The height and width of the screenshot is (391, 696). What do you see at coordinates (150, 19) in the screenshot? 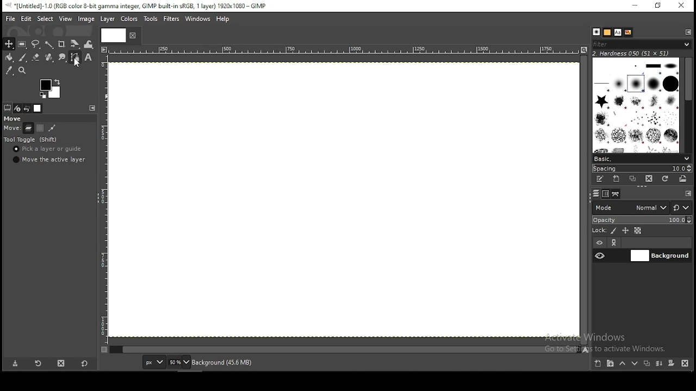
I see `tools` at bounding box center [150, 19].